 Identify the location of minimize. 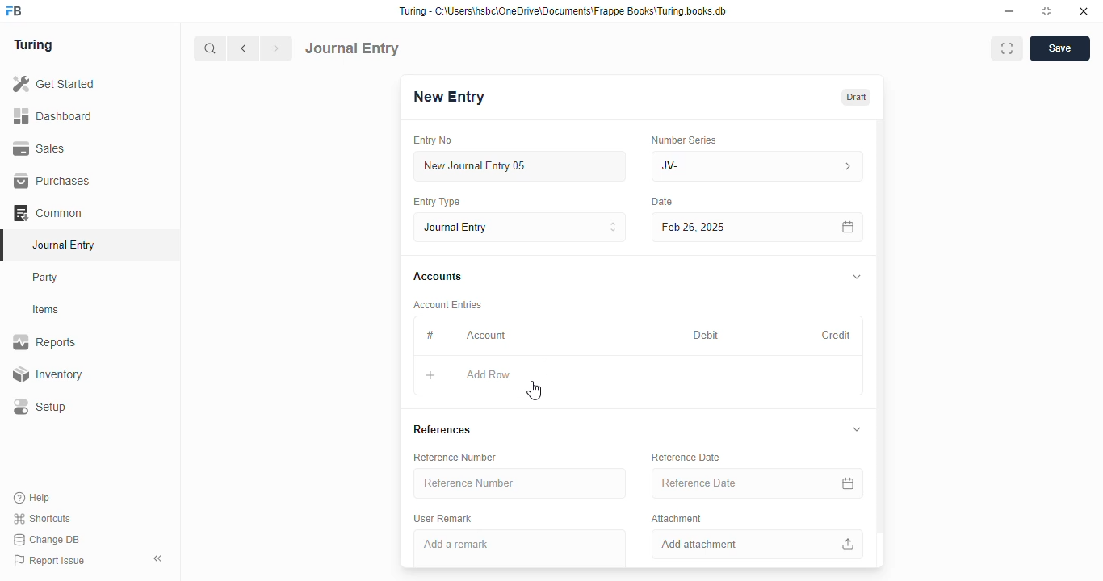
(1010, 11).